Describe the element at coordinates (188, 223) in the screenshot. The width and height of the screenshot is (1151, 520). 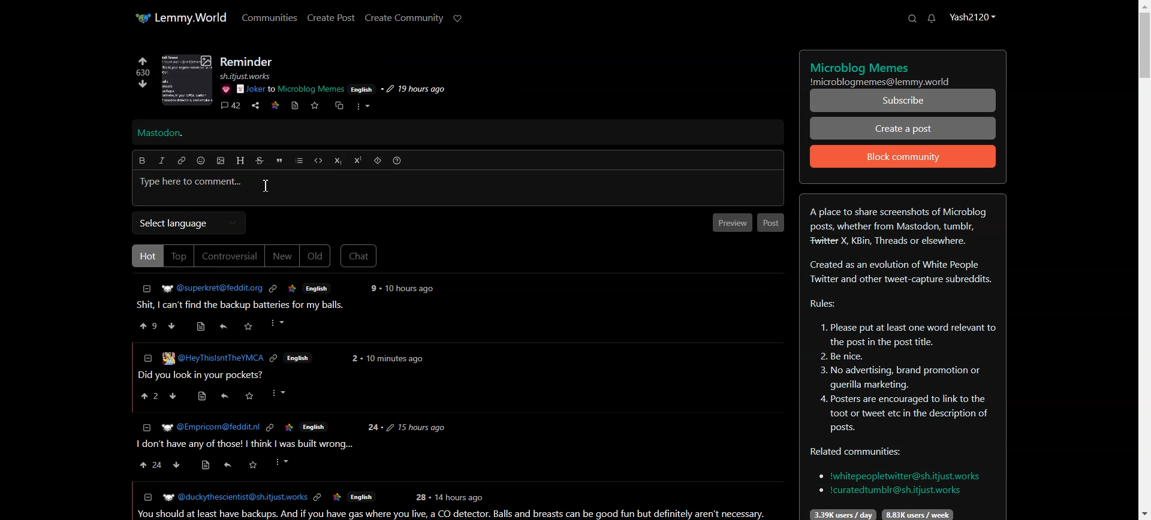
I see `Select language` at that location.